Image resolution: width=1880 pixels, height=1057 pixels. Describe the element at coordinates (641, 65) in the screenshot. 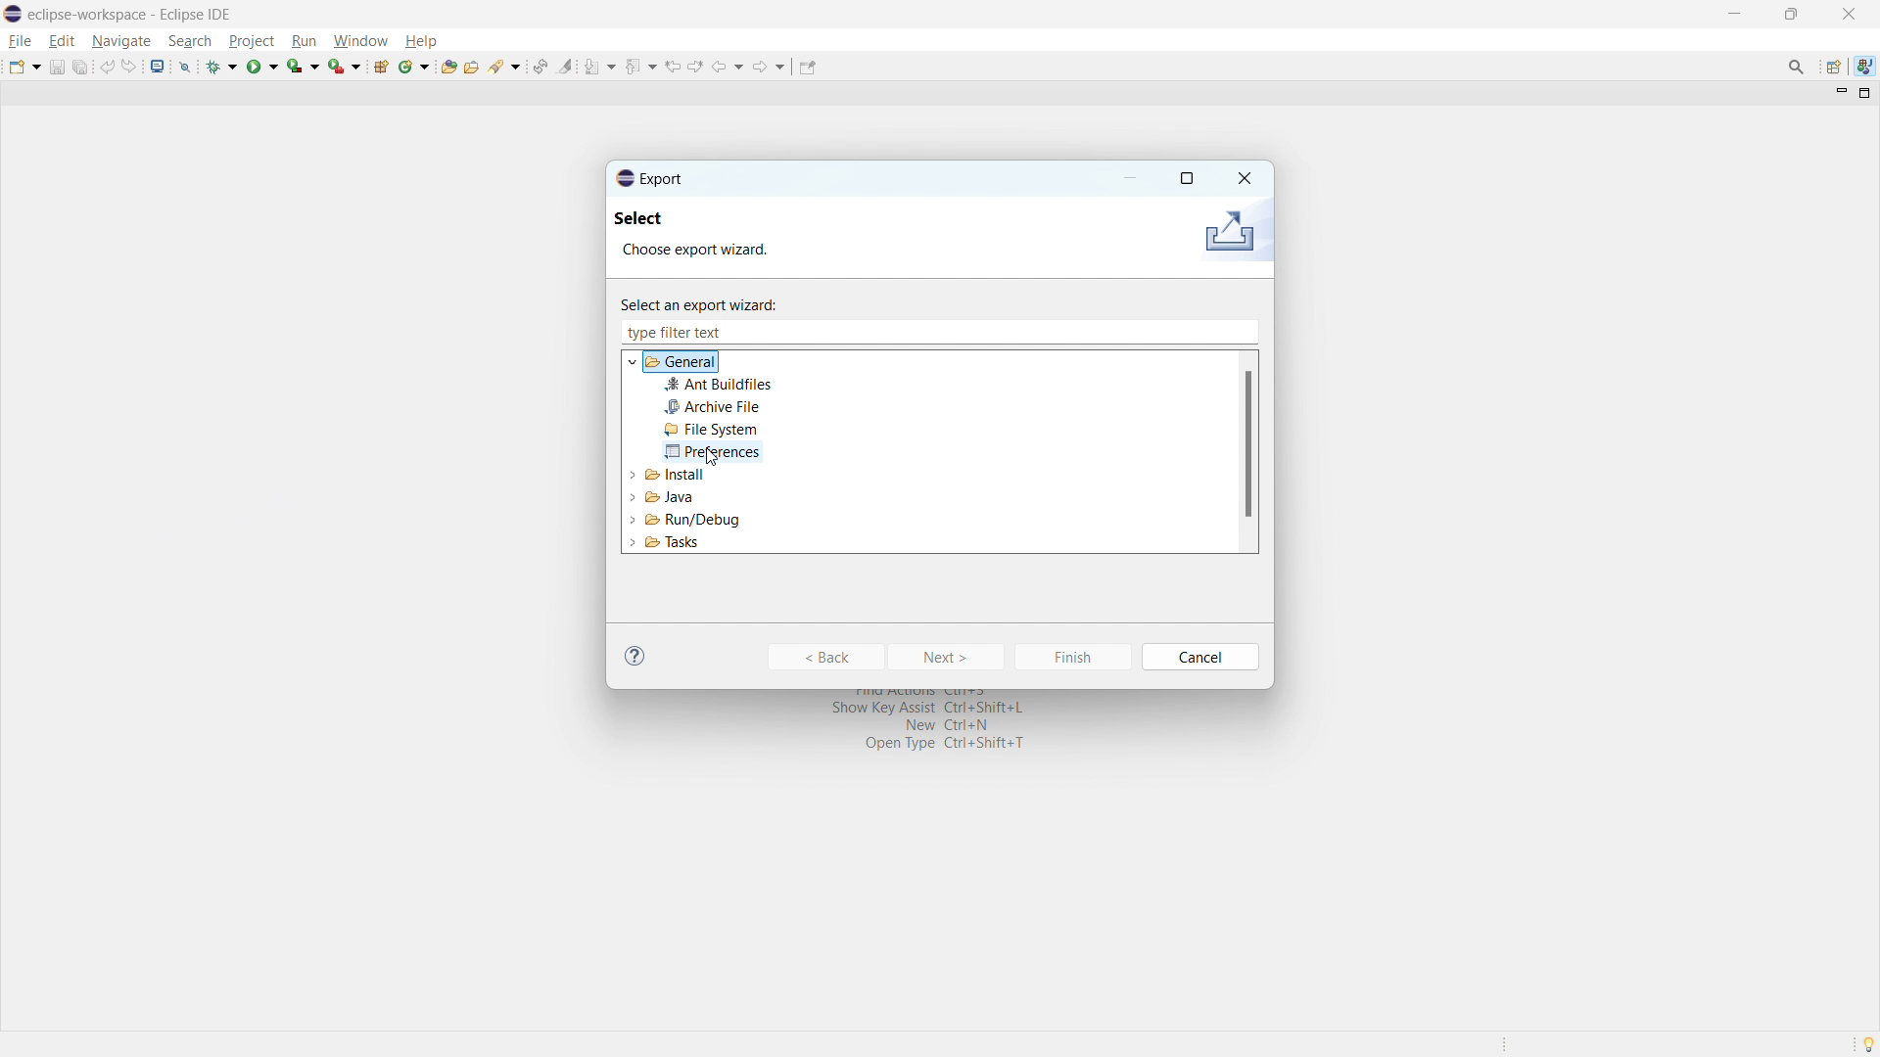

I see `previous annotation` at that location.